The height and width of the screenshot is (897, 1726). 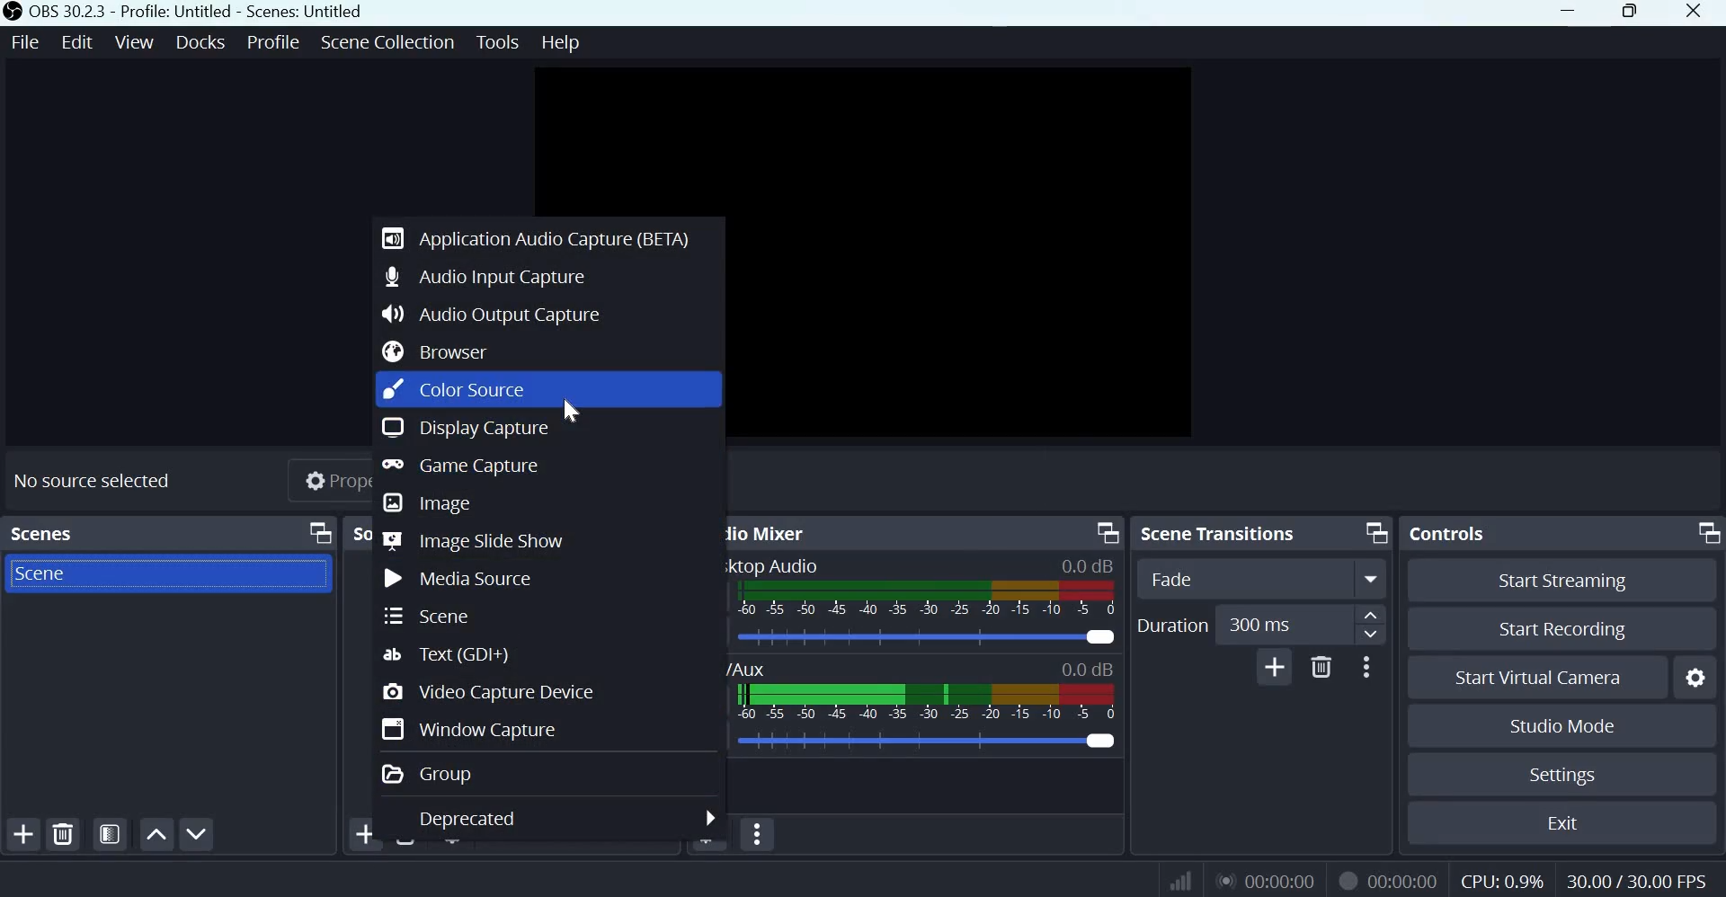 What do you see at coordinates (469, 465) in the screenshot?
I see `Game capture` at bounding box center [469, 465].